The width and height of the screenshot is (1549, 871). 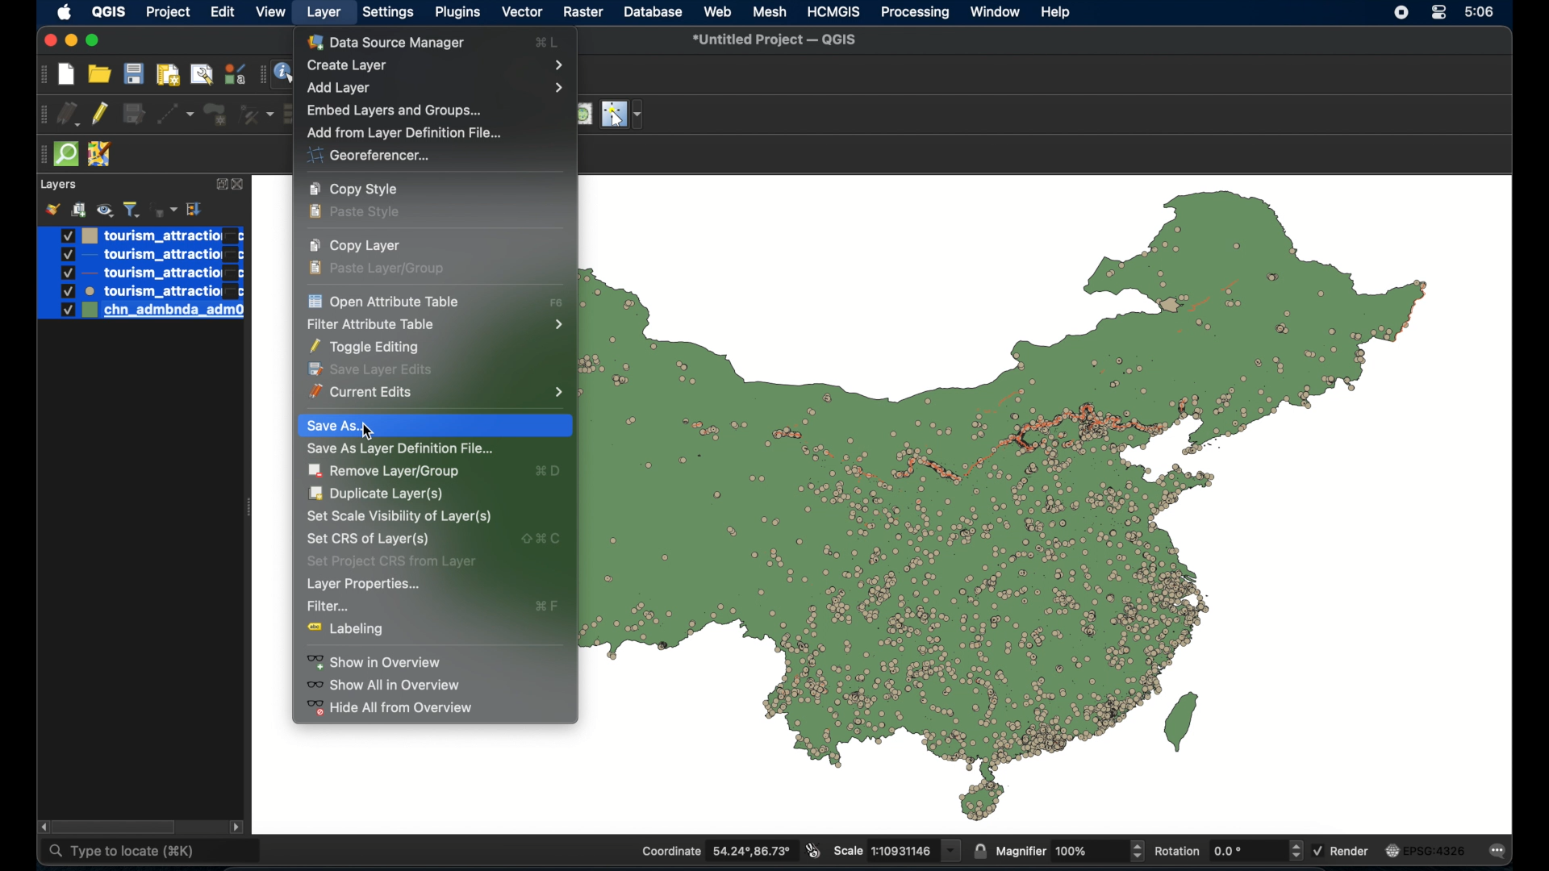 I want to click on minimize, so click(x=72, y=41).